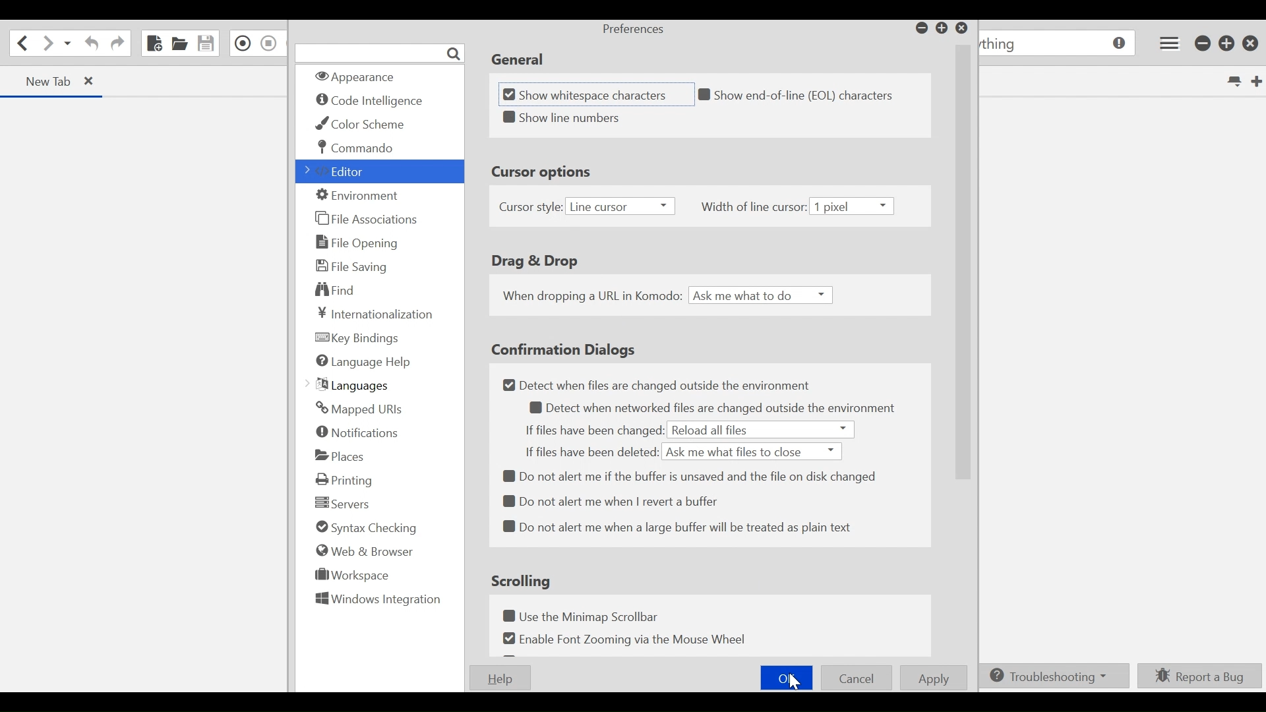 This screenshot has width=1266, height=712. Describe the element at coordinates (755, 208) in the screenshot. I see `Width of line cursor:` at that location.